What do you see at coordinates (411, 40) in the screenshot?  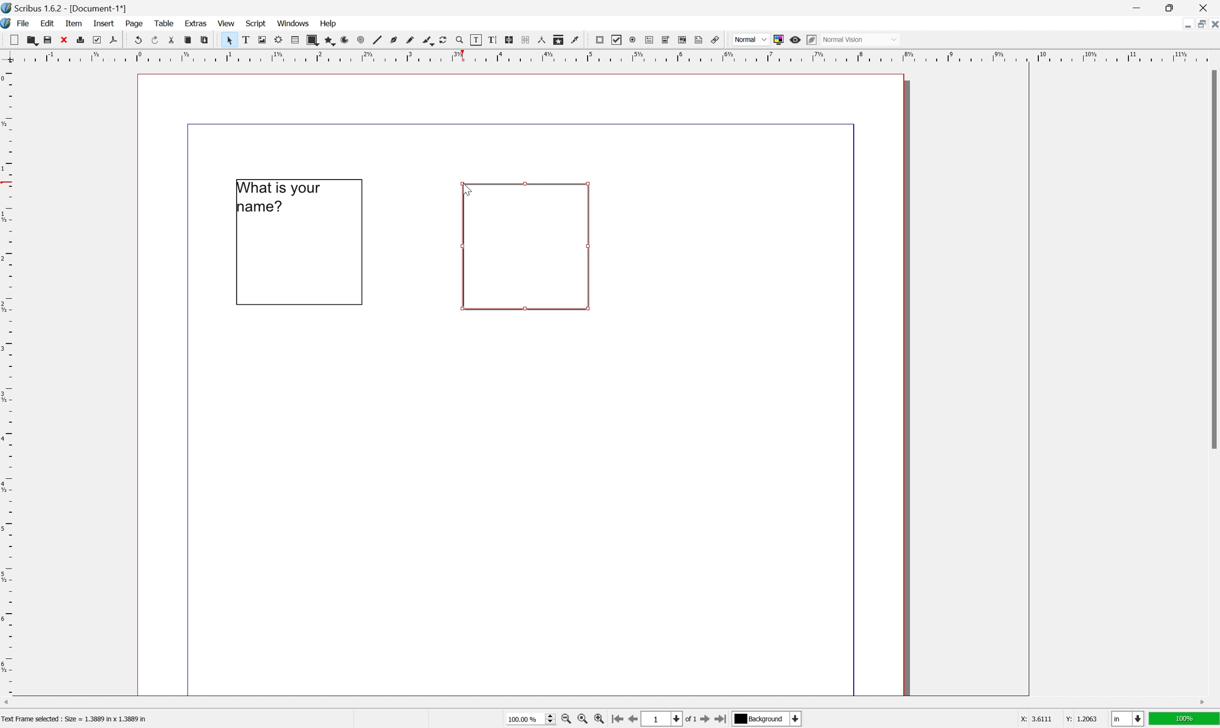 I see `freehand line` at bounding box center [411, 40].